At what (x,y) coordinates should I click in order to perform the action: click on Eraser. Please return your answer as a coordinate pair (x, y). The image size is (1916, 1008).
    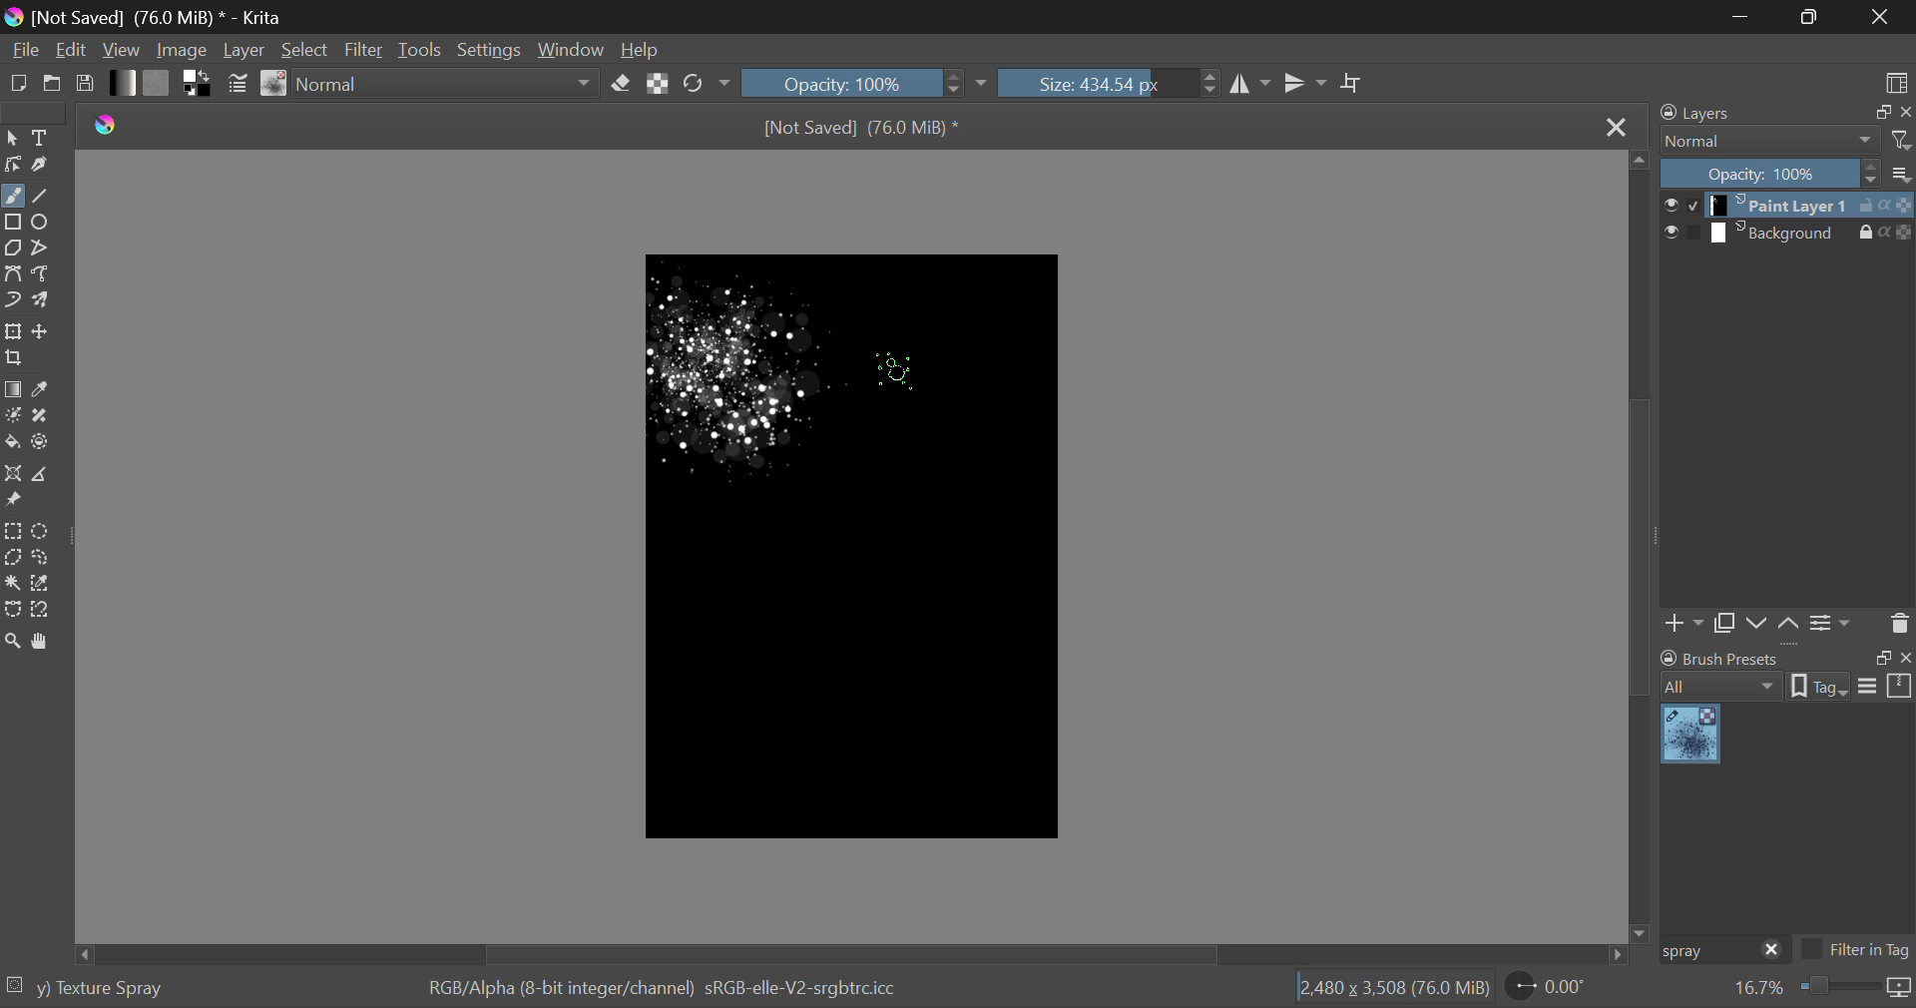
    Looking at the image, I should click on (621, 84).